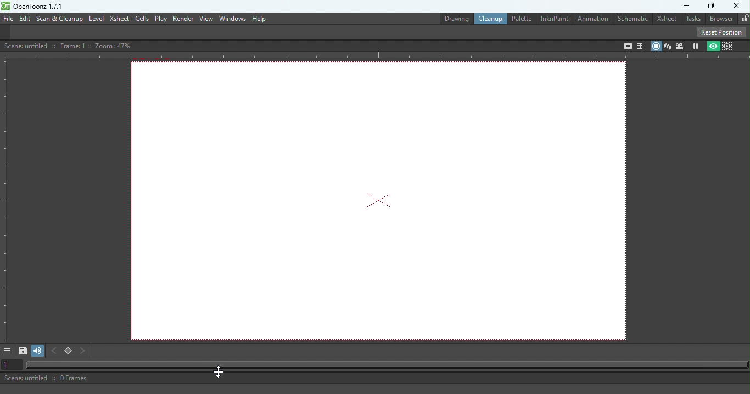 This screenshot has height=394, width=750. Describe the element at coordinates (38, 351) in the screenshot. I see `Soundtrack` at that location.